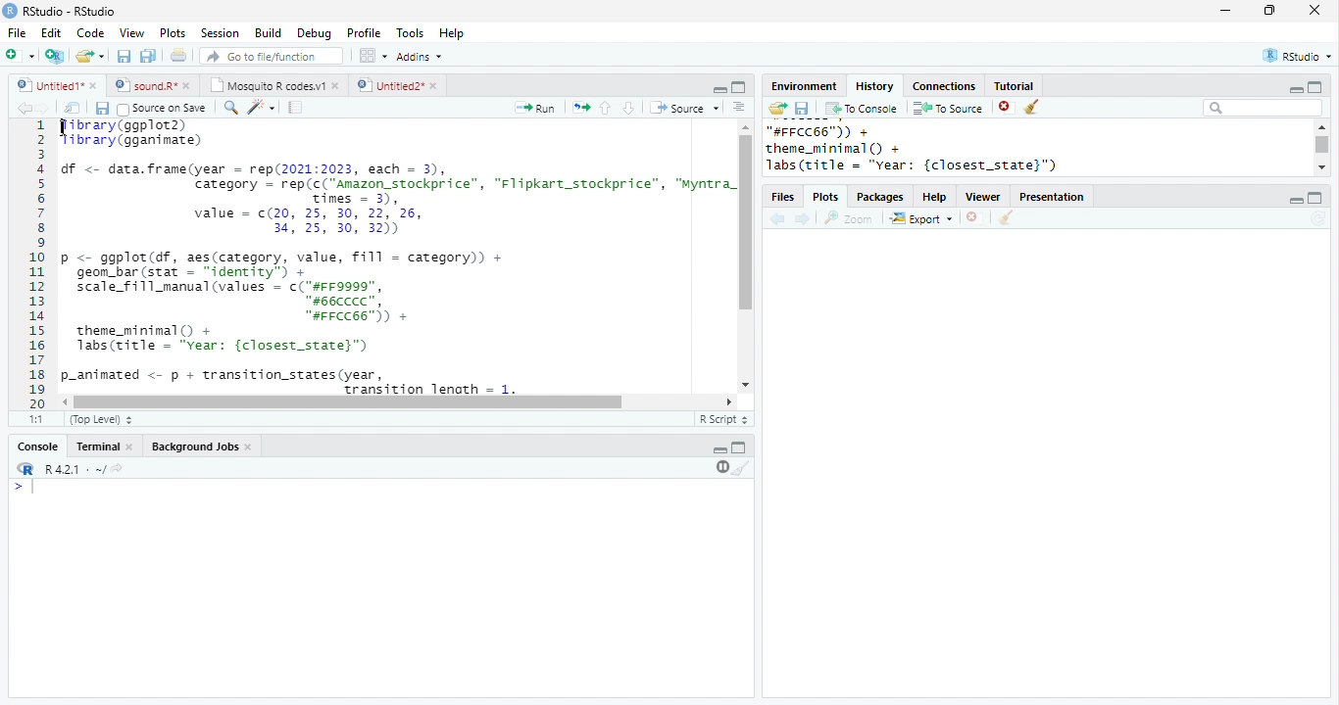 This screenshot has height=705, width=1339. Describe the element at coordinates (91, 32) in the screenshot. I see `Code` at that location.